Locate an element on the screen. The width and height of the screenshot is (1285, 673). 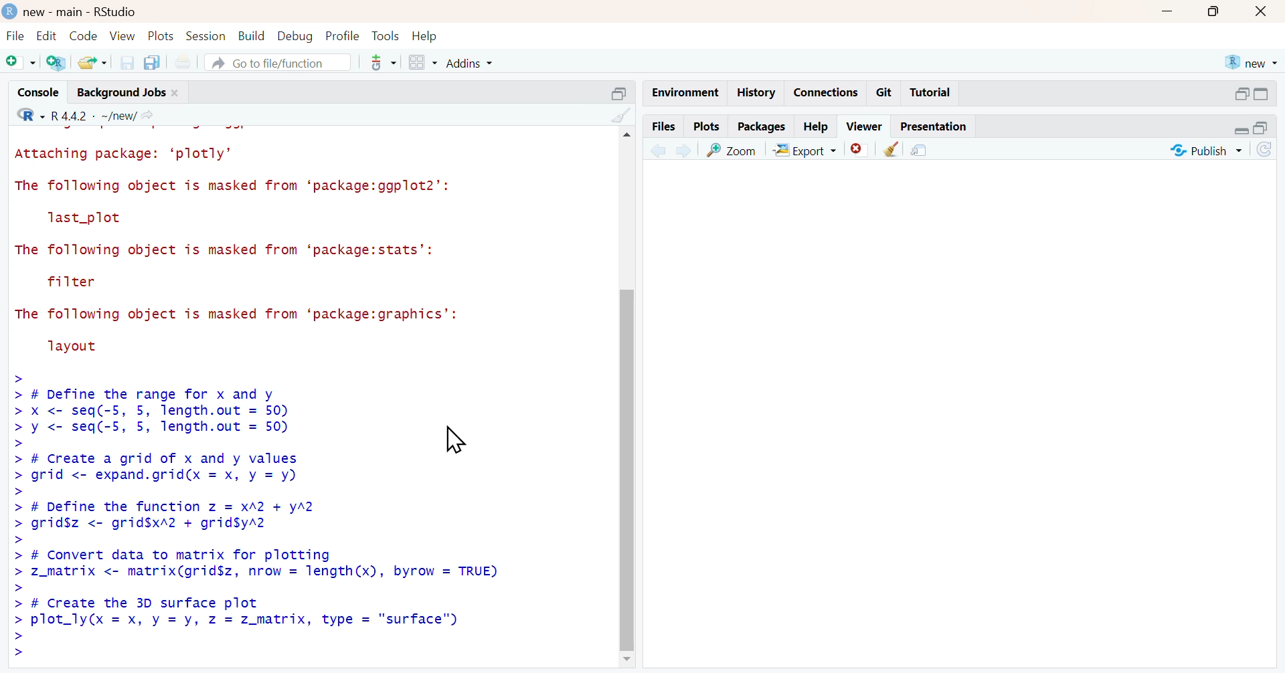
The following object is masked from ‘package:graphics’: is located at coordinates (248, 315).